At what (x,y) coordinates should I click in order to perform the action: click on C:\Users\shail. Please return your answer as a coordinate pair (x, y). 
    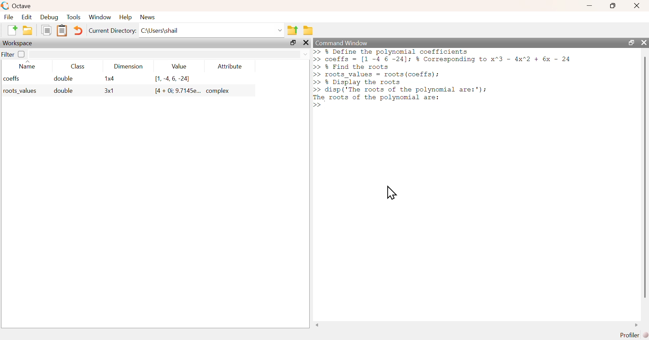
    Looking at the image, I should click on (160, 30).